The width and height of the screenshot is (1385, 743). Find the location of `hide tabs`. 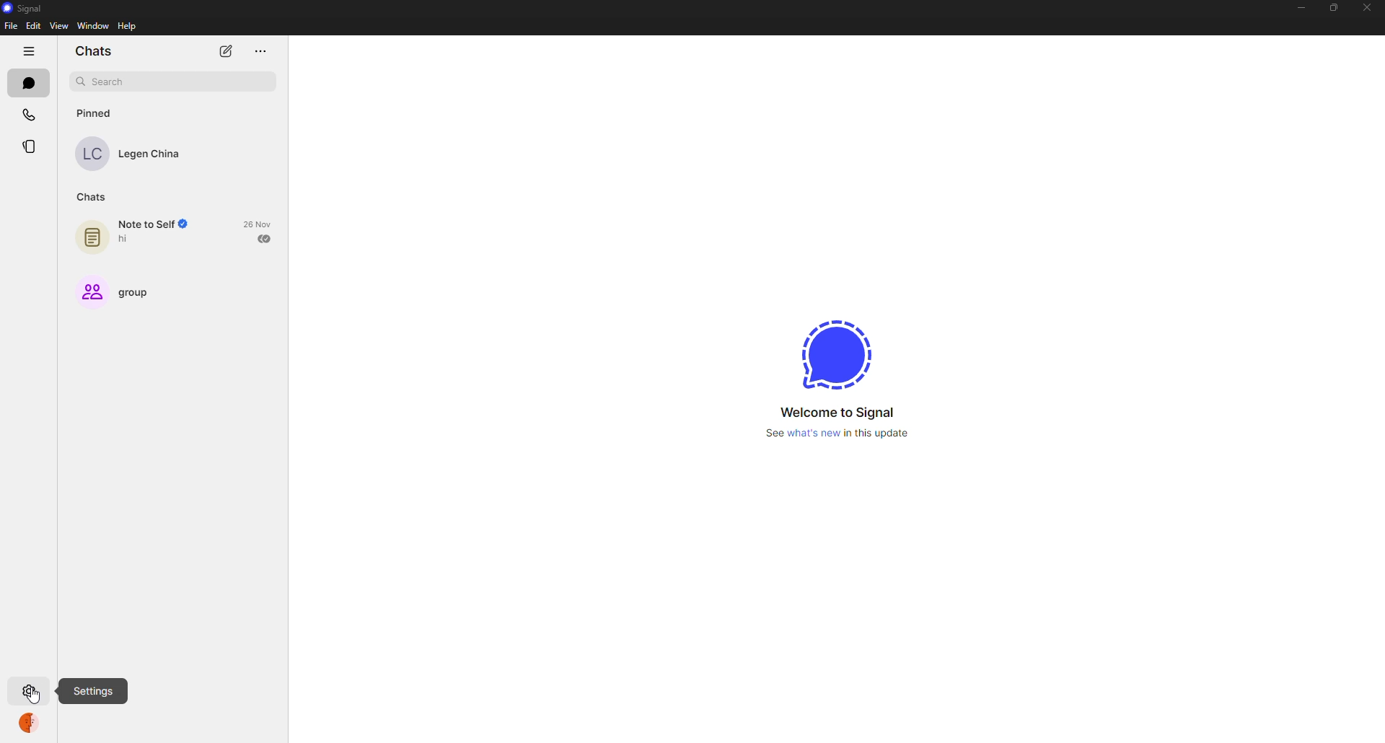

hide tabs is located at coordinates (28, 53).